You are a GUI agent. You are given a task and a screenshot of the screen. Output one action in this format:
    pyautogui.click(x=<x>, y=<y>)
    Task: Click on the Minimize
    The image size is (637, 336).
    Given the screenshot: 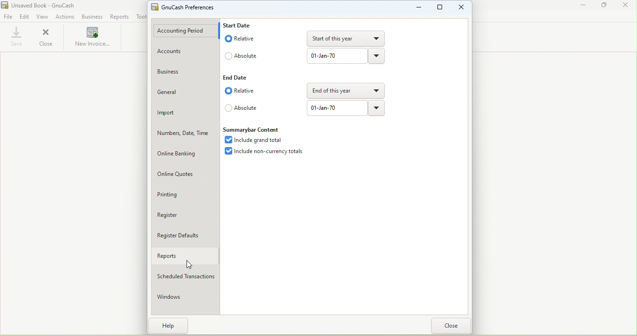 What is the action you would take?
    pyautogui.click(x=584, y=7)
    